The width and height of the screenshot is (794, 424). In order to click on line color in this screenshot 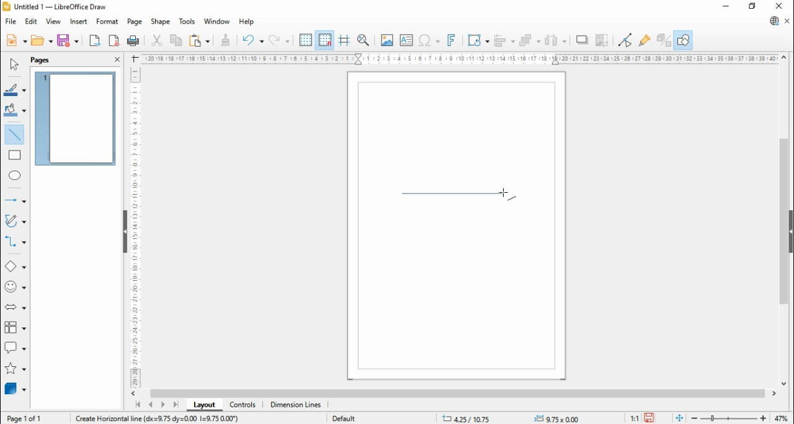, I will do `click(15, 90)`.